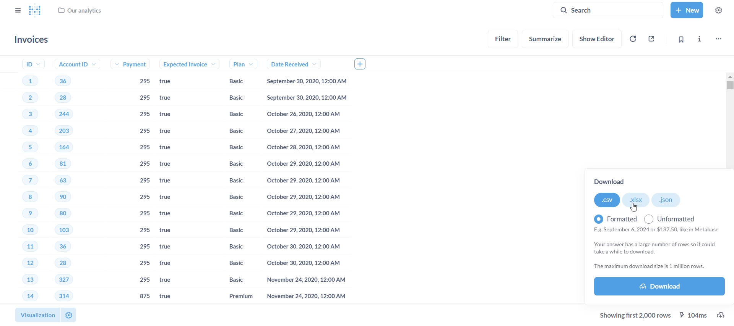 The height and width of the screenshot is (326, 734). Describe the element at coordinates (637, 315) in the screenshot. I see `showing first 2,000 rows ` at that location.